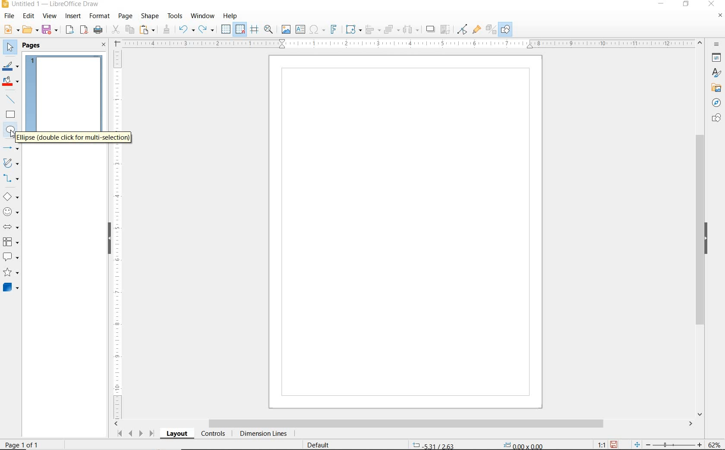 This screenshot has height=450, width=725. What do you see at coordinates (19, 136) in the screenshot?
I see `CURSOR` at bounding box center [19, 136].